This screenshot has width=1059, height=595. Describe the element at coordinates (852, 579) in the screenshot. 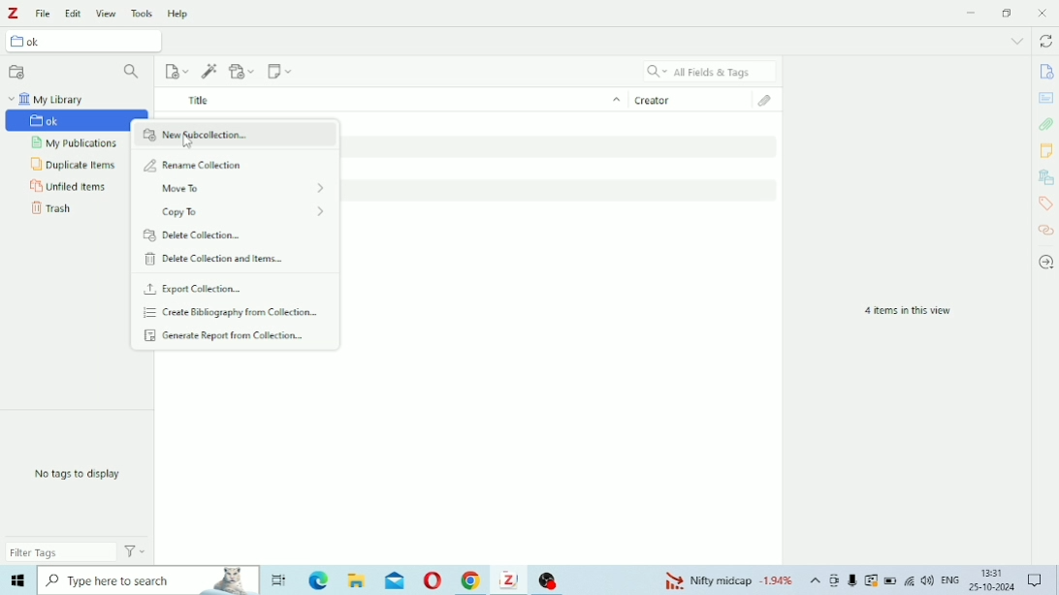

I see `Mic` at that location.